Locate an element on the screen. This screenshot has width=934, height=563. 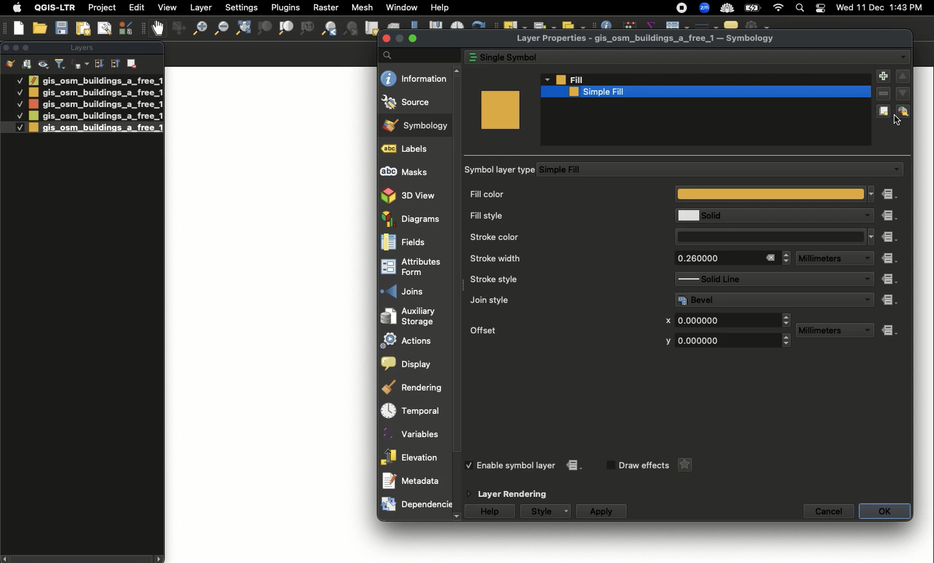
Zoom last is located at coordinates (329, 29).